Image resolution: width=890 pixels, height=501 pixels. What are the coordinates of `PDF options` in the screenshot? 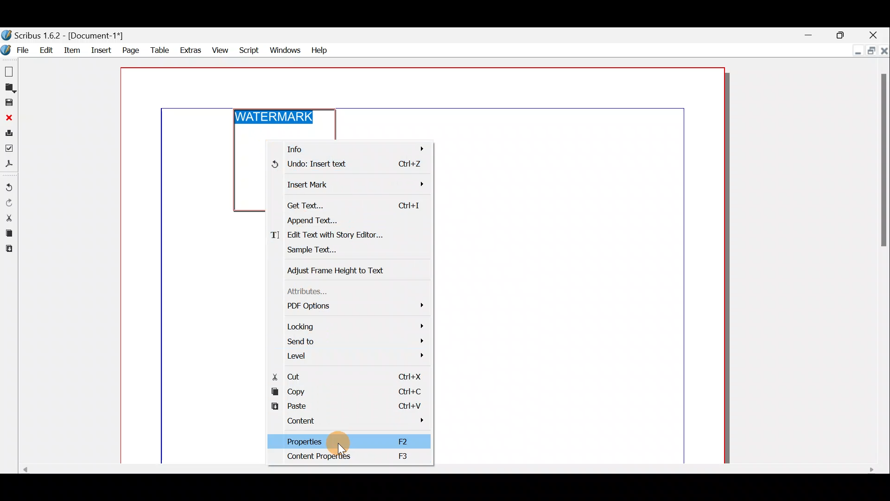 It's located at (351, 305).